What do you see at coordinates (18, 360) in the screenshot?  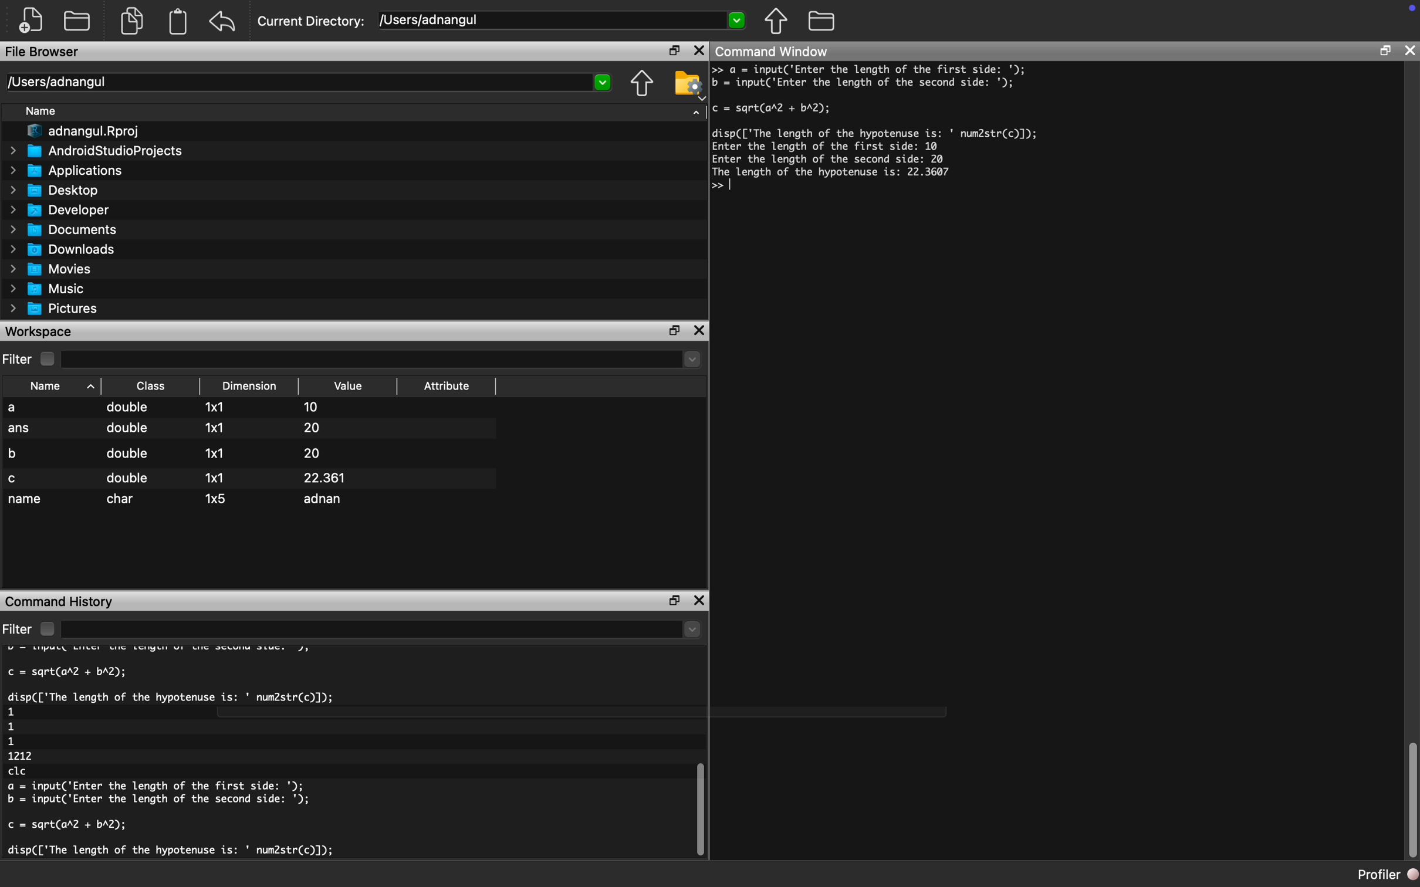 I see `Filter` at bounding box center [18, 360].